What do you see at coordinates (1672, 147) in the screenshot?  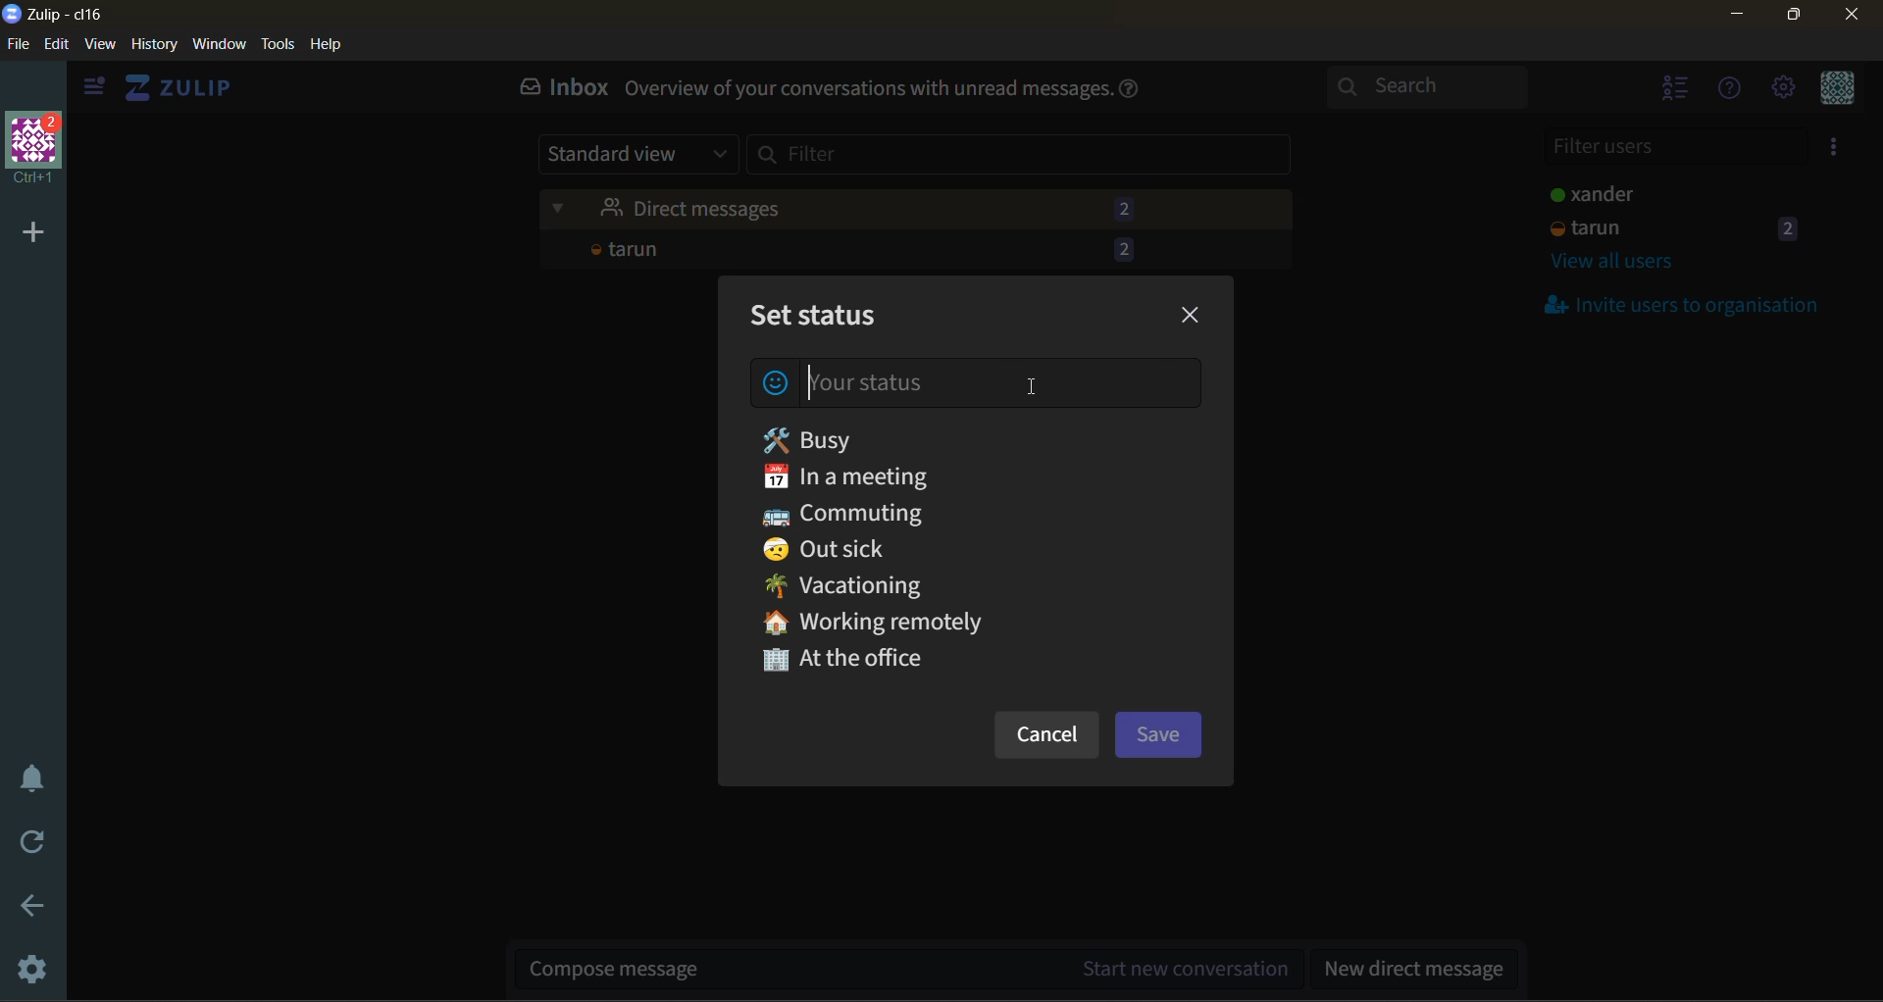 I see `filter users` at bounding box center [1672, 147].